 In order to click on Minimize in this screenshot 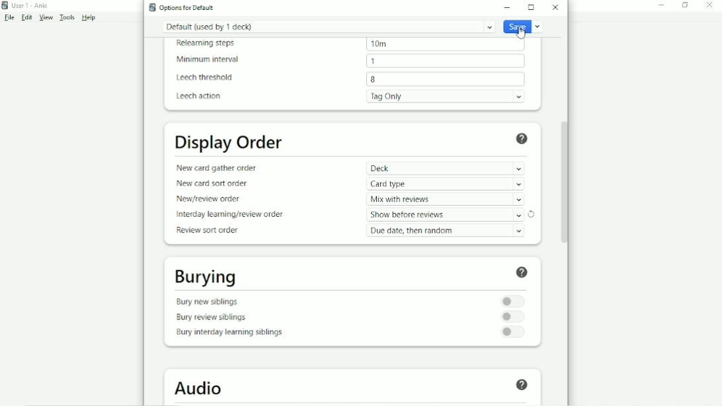, I will do `click(662, 6)`.